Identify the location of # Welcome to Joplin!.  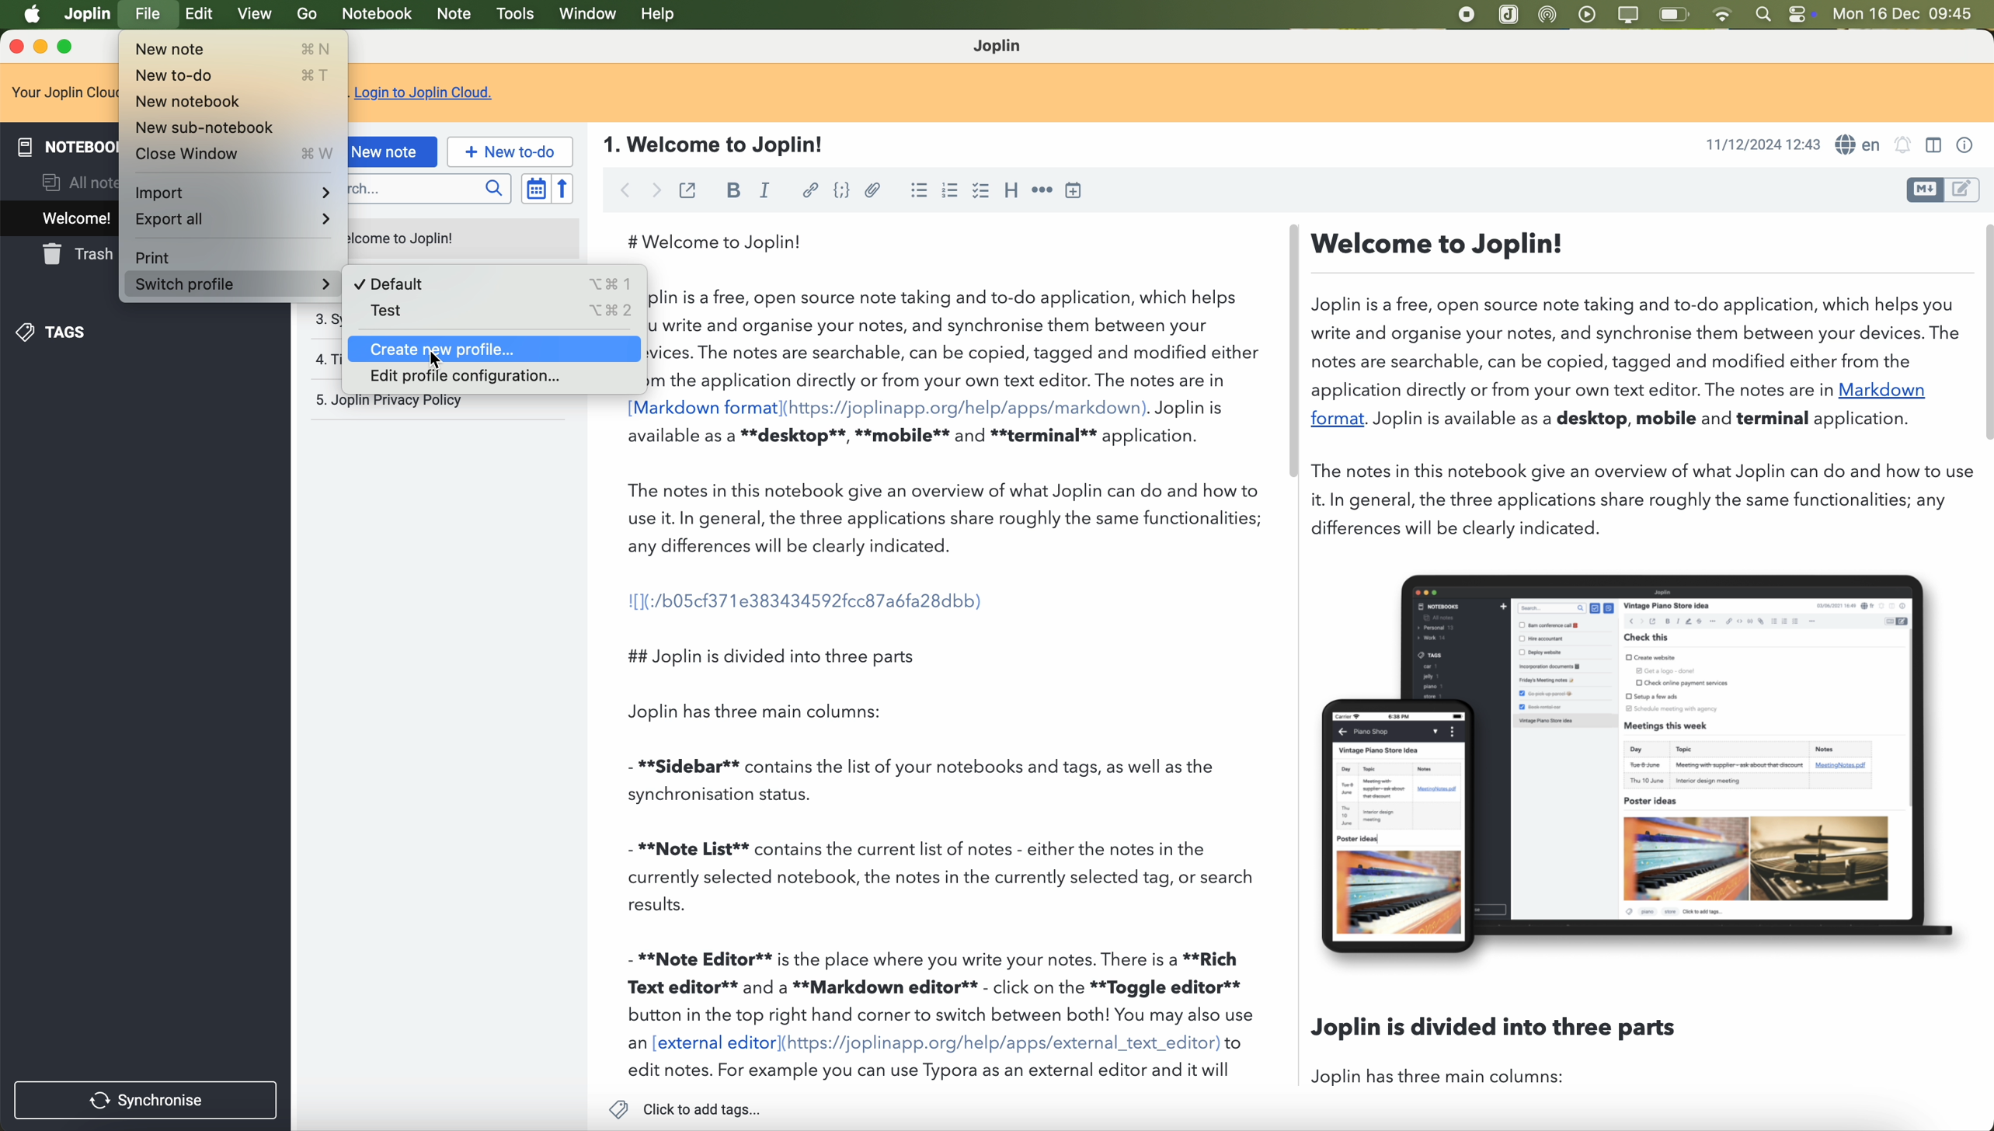
(722, 242).